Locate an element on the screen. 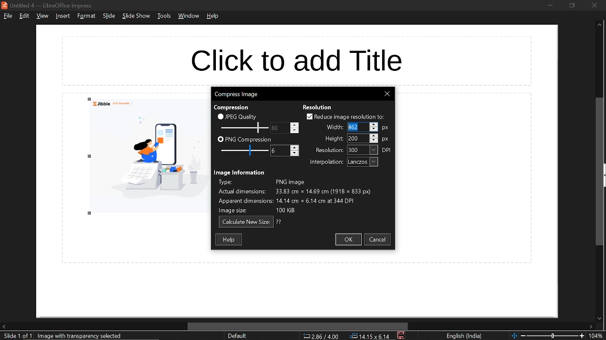 The image size is (606, 340). Change JPEG quality  is located at coordinates (244, 128).